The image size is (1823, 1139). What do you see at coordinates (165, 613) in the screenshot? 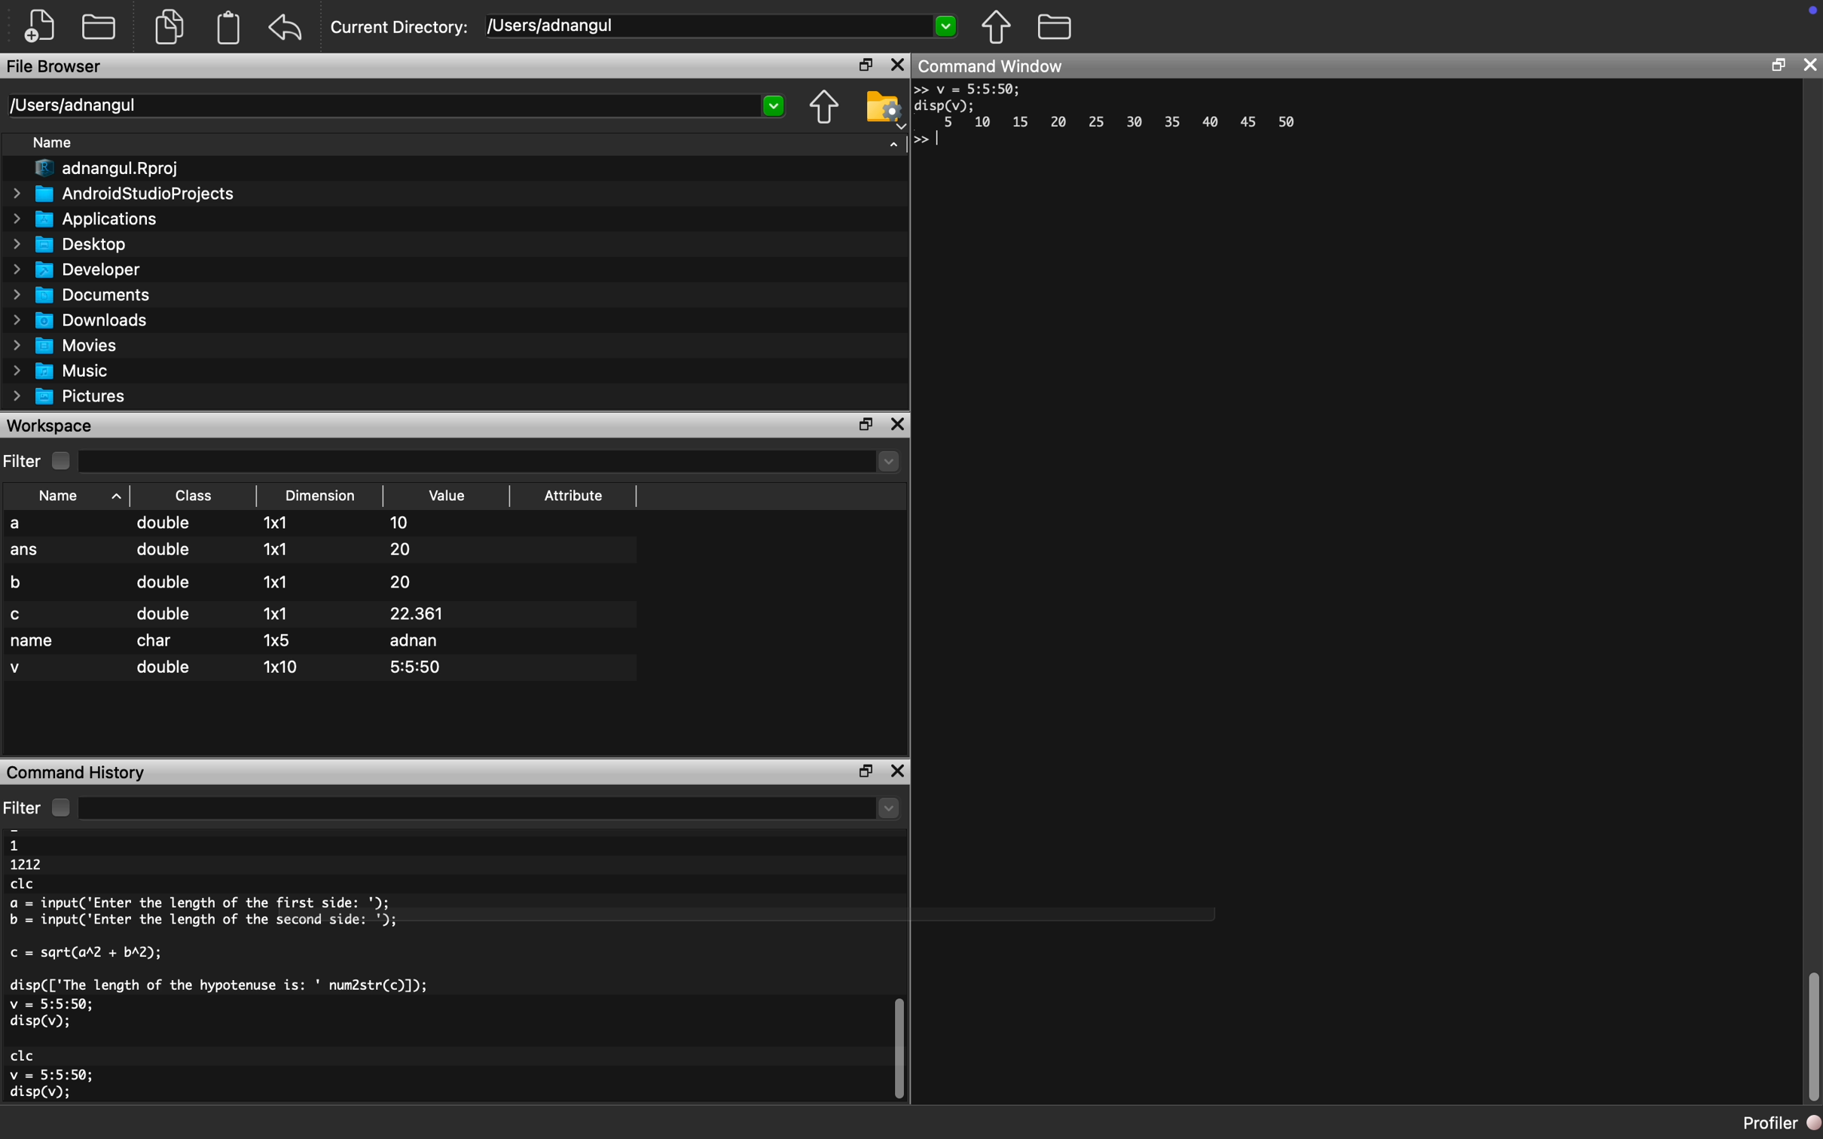
I see `double` at bounding box center [165, 613].